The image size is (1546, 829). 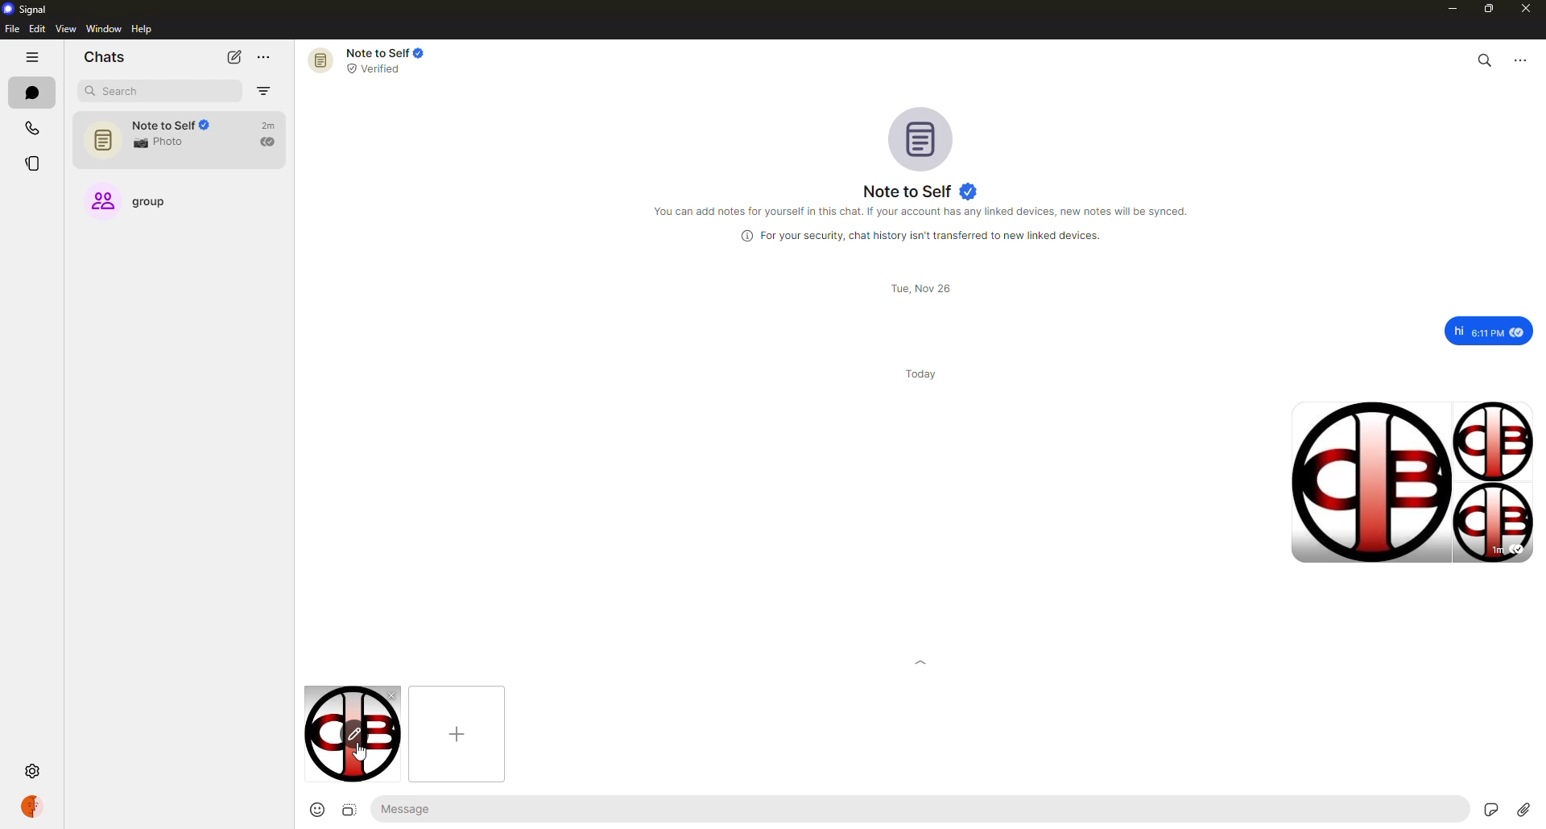 What do you see at coordinates (918, 288) in the screenshot?
I see `date` at bounding box center [918, 288].